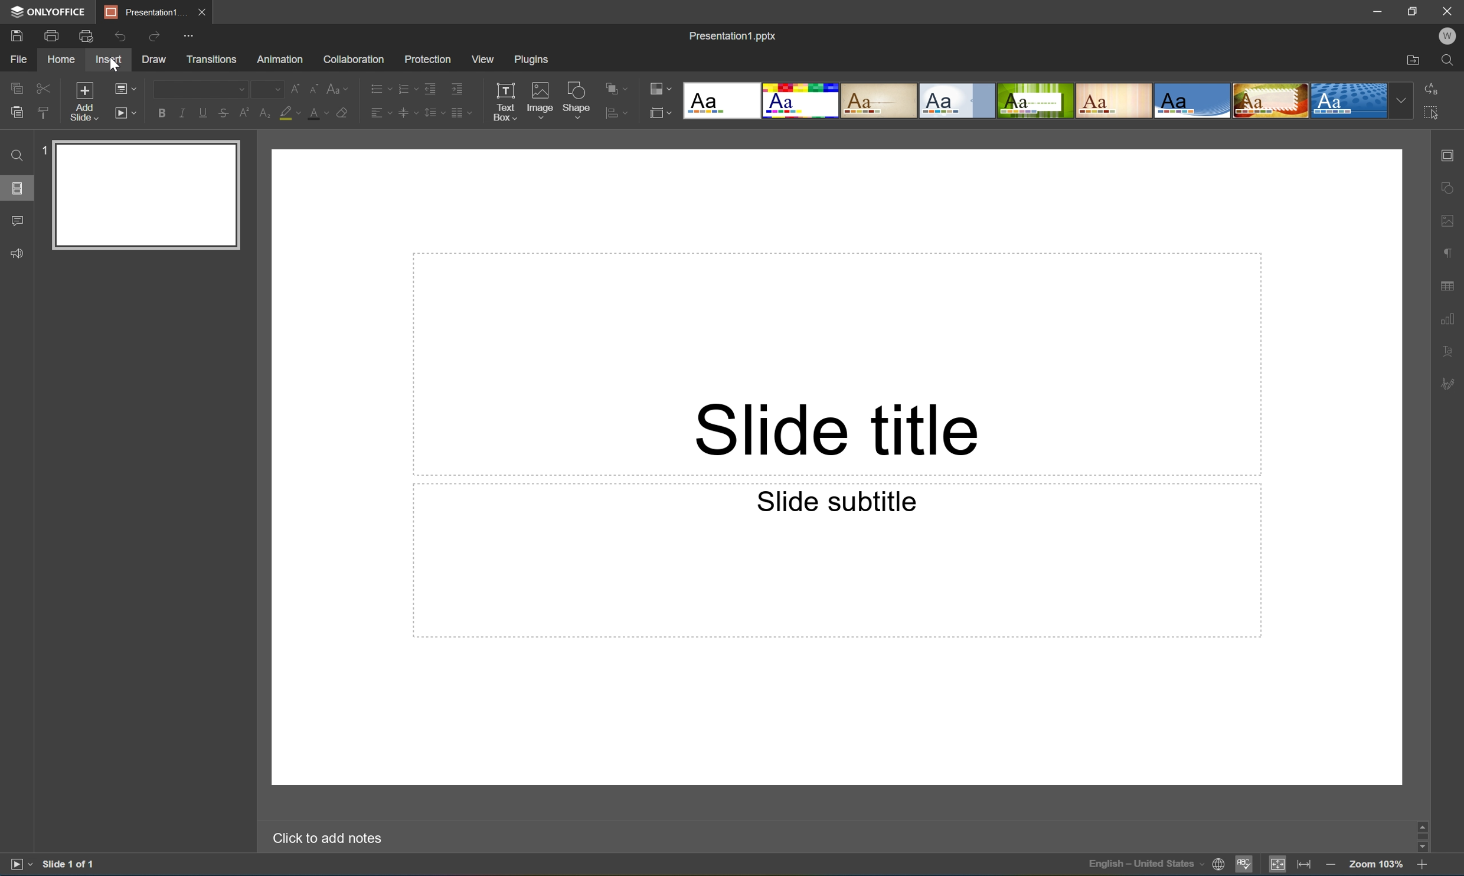 This screenshot has height=876, width=1464. Describe the element at coordinates (1306, 864) in the screenshot. I see `Fit to width` at that location.